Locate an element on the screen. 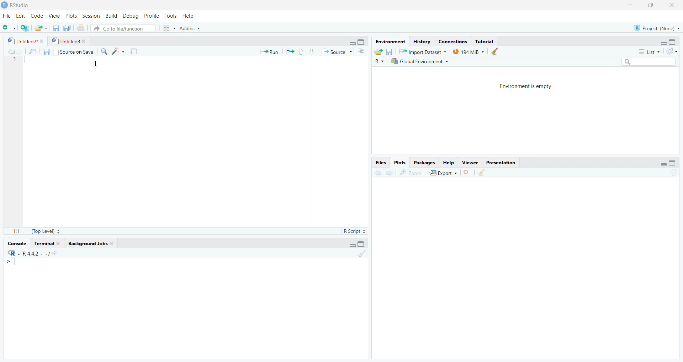 The image size is (683, 362). move back is located at coordinates (379, 172).